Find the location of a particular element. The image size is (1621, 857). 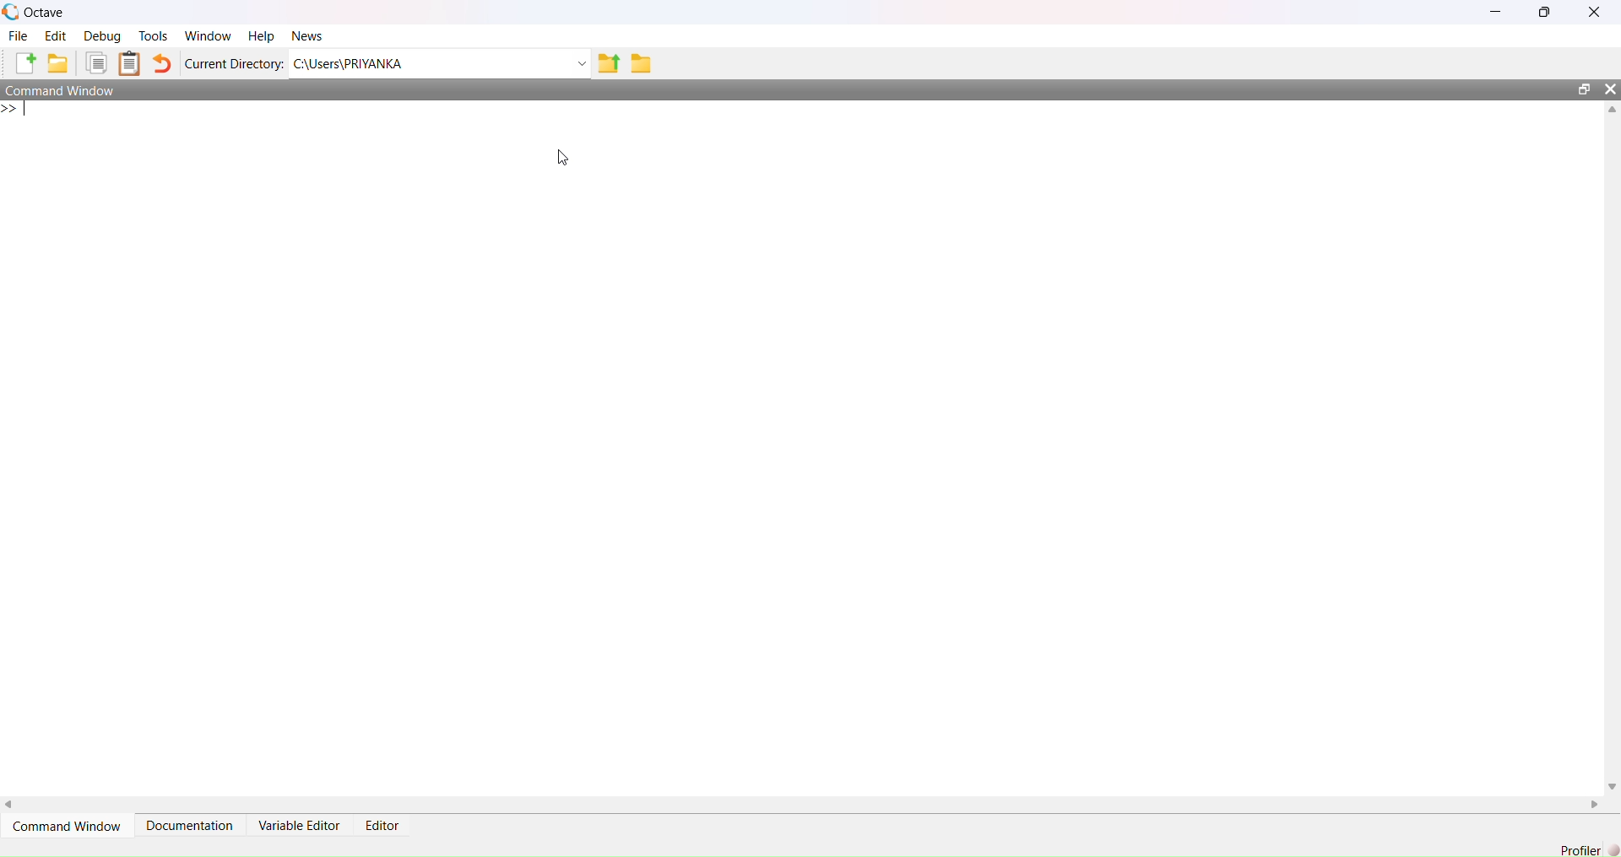

File is located at coordinates (19, 37).